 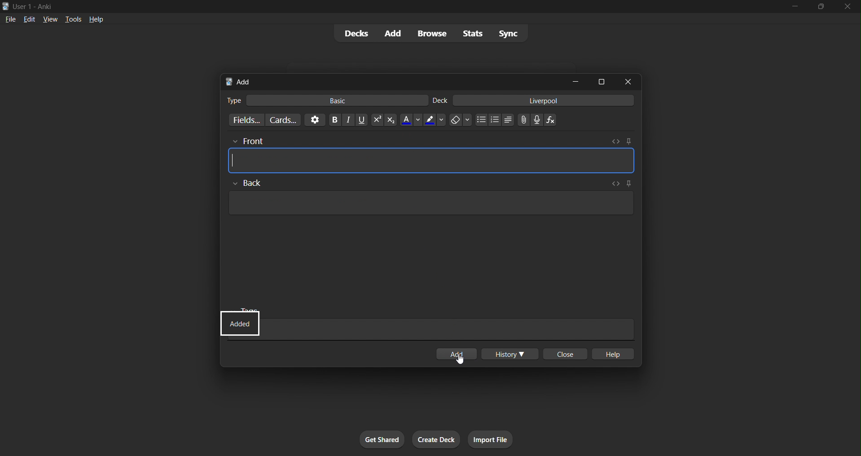 What do you see at coordinates (480, 120) in the screenshot?
I see `unordered list` at bounding box center [480, 120].